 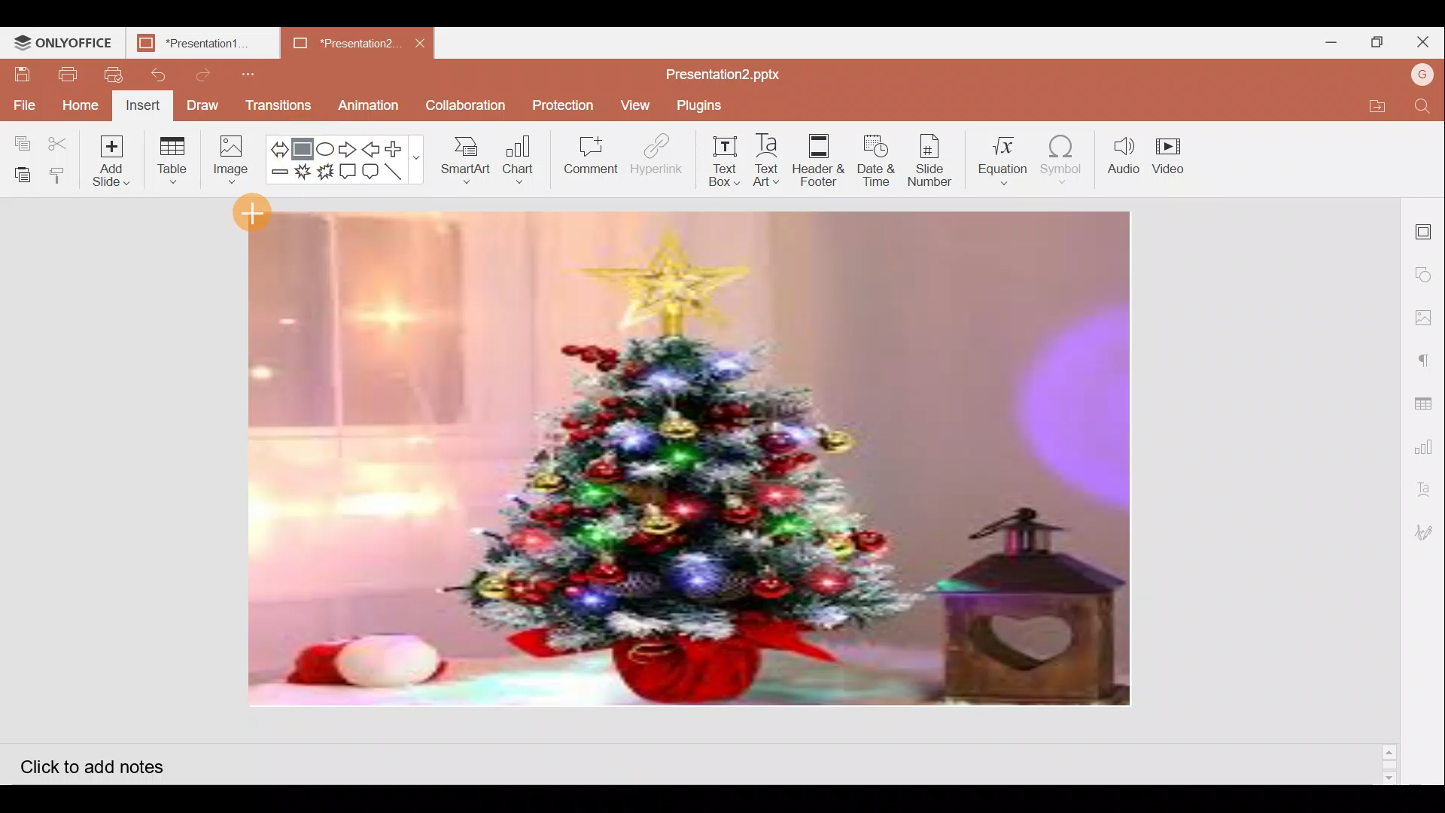 I want to click on Right arrow, so click(x=348, y=147).